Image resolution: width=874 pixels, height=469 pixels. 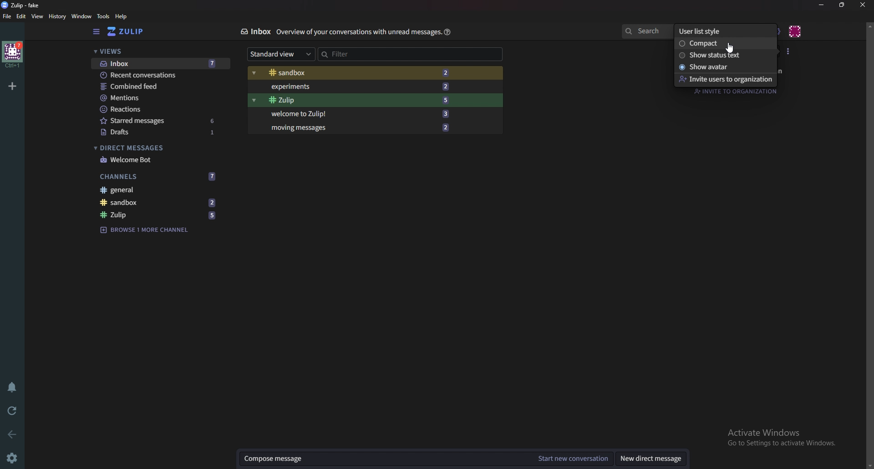 What do you see at coordinates (158, 109) in the screenshot?
I see `Reactions` at bounding box center [158, 109].